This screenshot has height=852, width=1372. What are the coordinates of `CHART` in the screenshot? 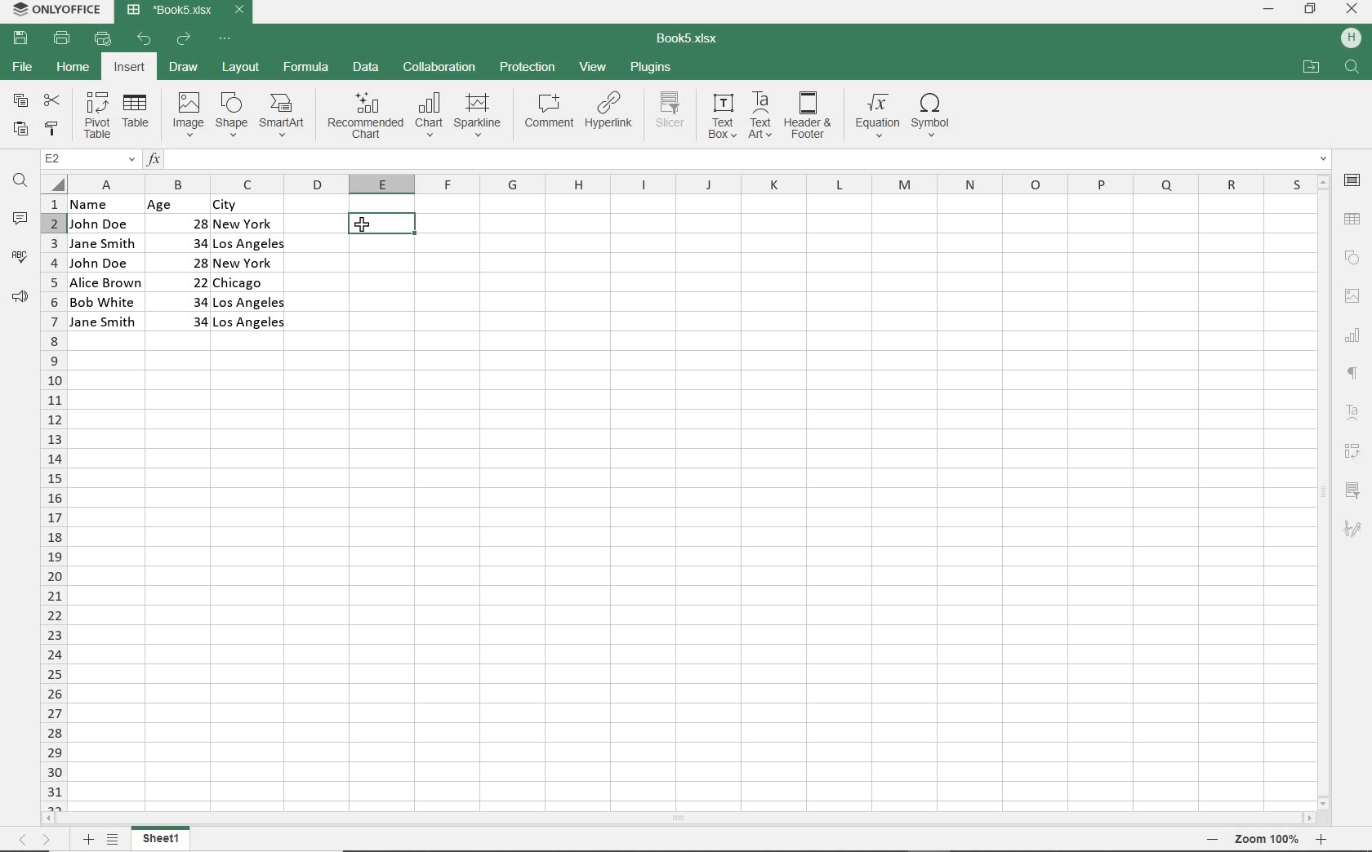 It's located at (1352, 335).